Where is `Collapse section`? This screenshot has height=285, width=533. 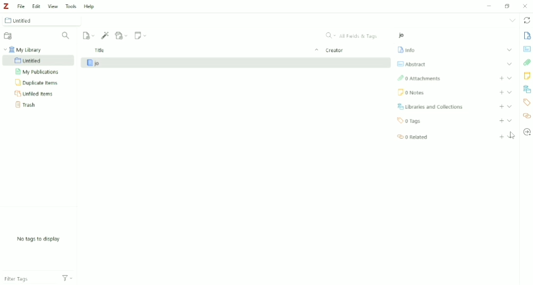 Collapse section is located at coordinates (510, 120).